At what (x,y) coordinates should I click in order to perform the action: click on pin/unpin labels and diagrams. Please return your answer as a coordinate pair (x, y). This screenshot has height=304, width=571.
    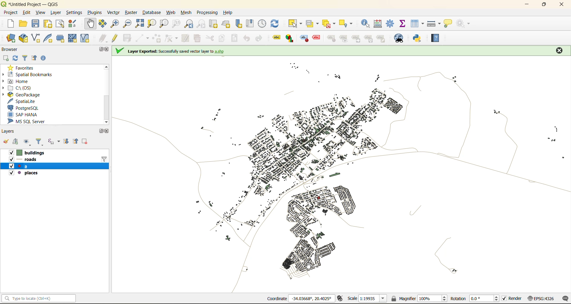
    Looking at the image, I should click on (332, 38).